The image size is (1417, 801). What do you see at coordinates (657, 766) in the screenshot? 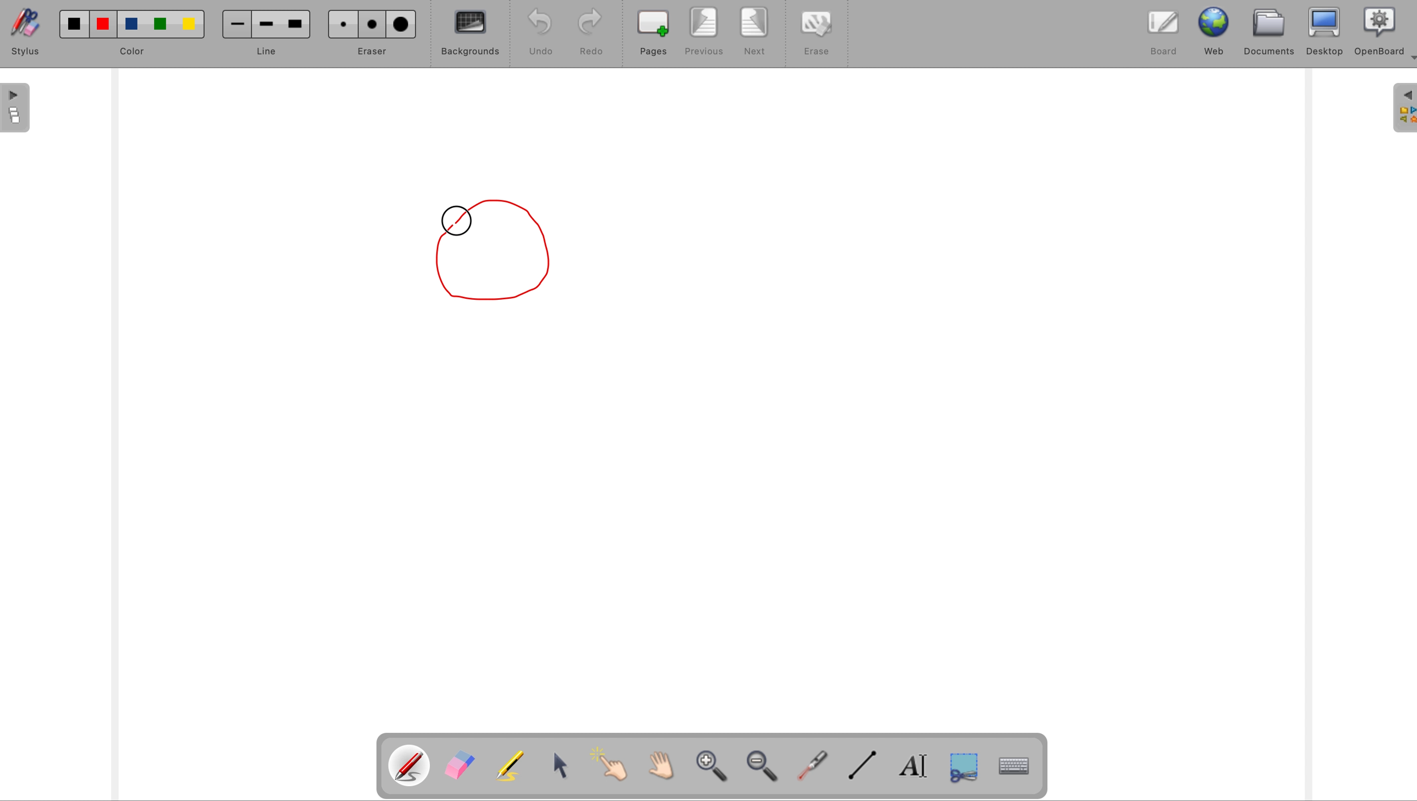
I see `scroll by hand` at bounding box center [657, 766].